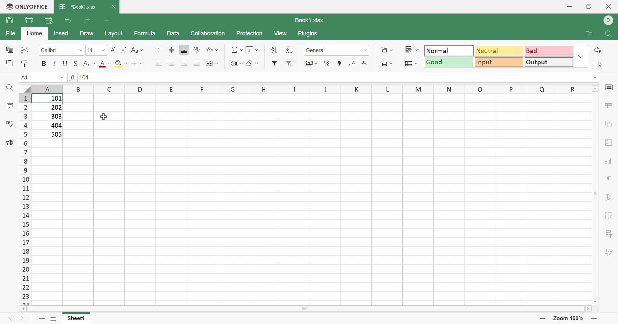 Image resolution: width=618 pixels, height=324 pixels. I want to click on Bad, so click(549, 51).